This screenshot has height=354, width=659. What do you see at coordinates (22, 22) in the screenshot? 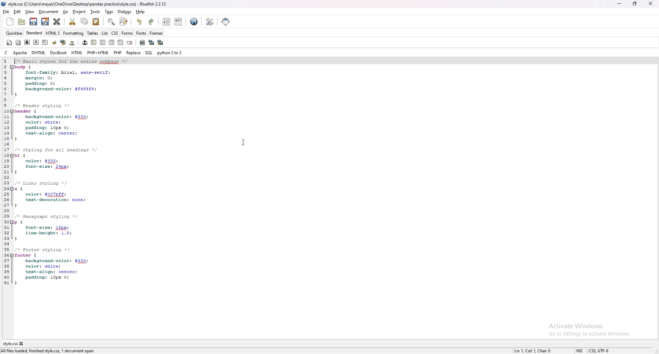
I see `open` at bounding box center [22, 22].